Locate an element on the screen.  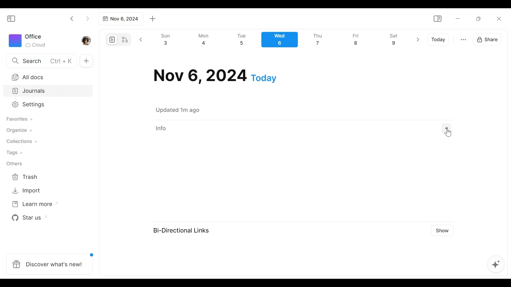
Saved is located at coordinates (184, 110).